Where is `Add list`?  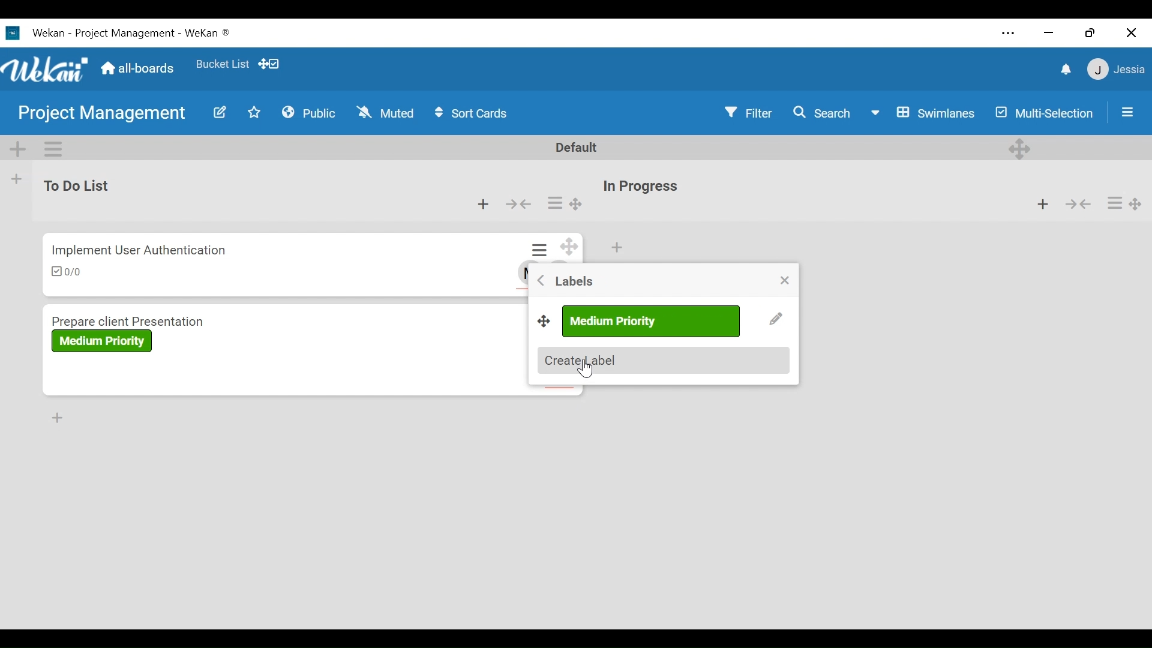 Add list is located at coordinates (17, 179).